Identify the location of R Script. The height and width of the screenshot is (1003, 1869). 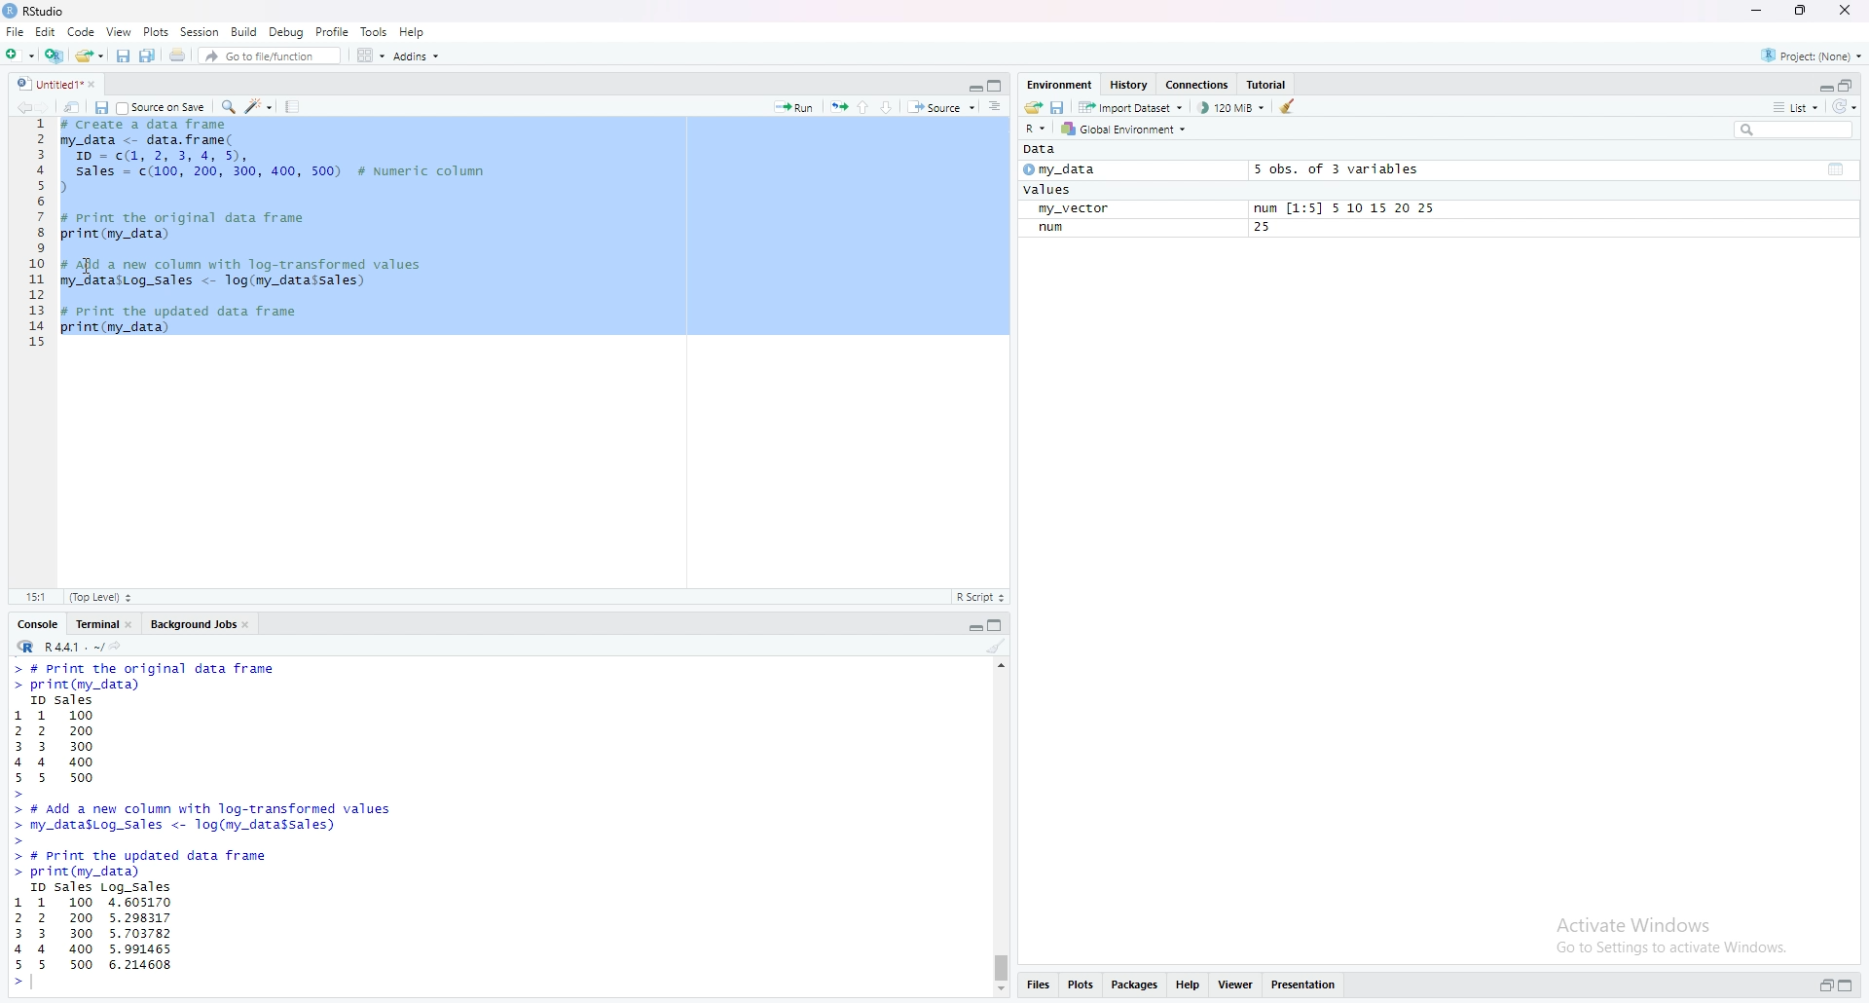
(986, 598).